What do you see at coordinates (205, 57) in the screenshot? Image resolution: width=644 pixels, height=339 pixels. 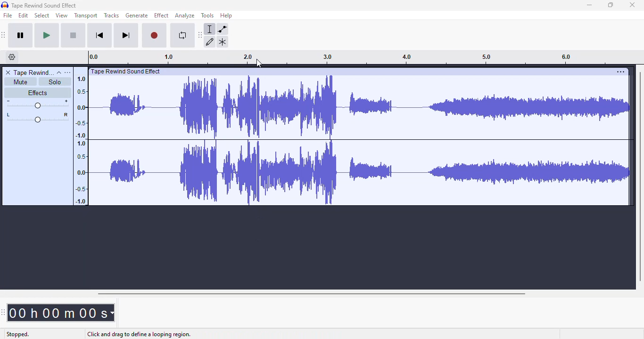 I see `0.0 1.0 2.0` at bounding box center [205, 57].